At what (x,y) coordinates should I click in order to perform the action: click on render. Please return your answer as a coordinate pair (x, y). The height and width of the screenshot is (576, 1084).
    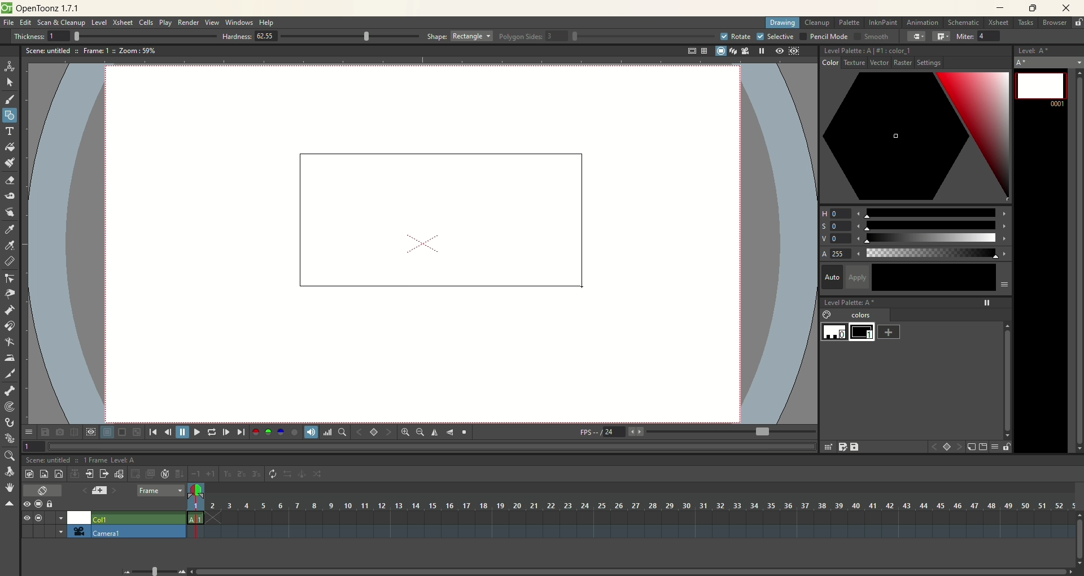
    Looking at the image, I should click on (189, 23).